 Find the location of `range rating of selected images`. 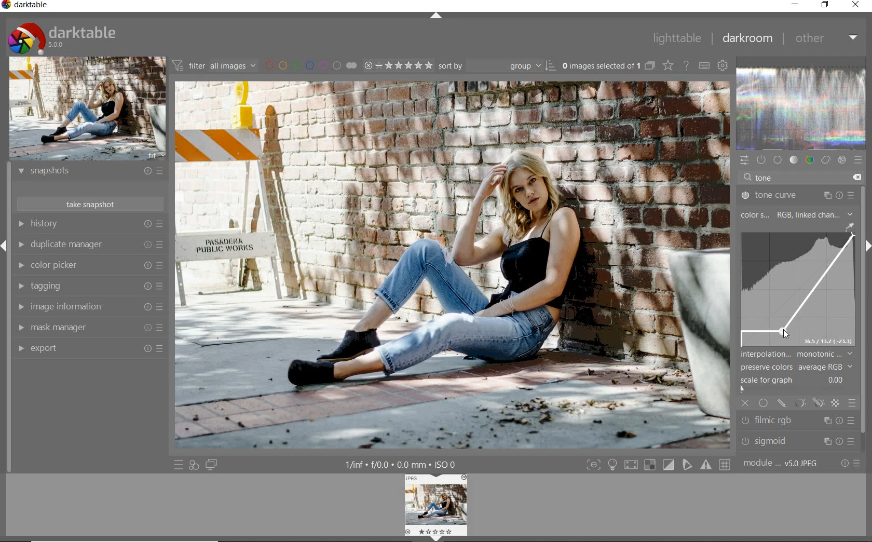

range rating of selected images is located at coordinates (398, 66).